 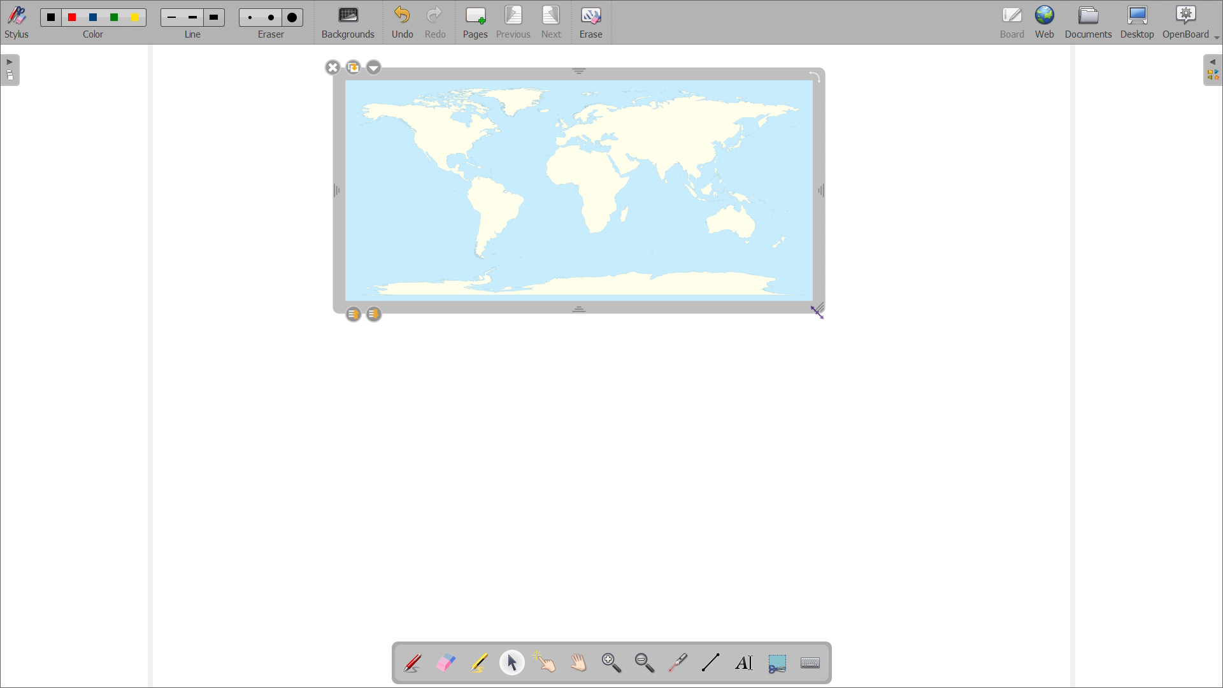 What do you see at coordinates (479, 664) in the screenshot?
I see `highlights` at bounding box center [479, 664].